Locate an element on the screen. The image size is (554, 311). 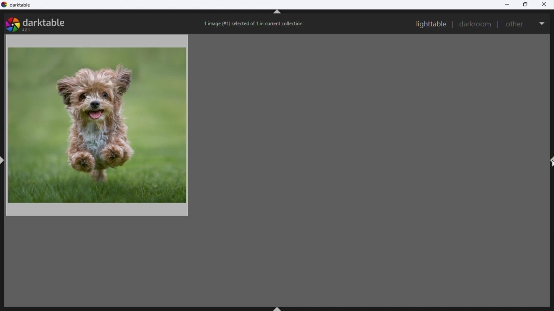
Minimise is located at coordinates (507, 4).